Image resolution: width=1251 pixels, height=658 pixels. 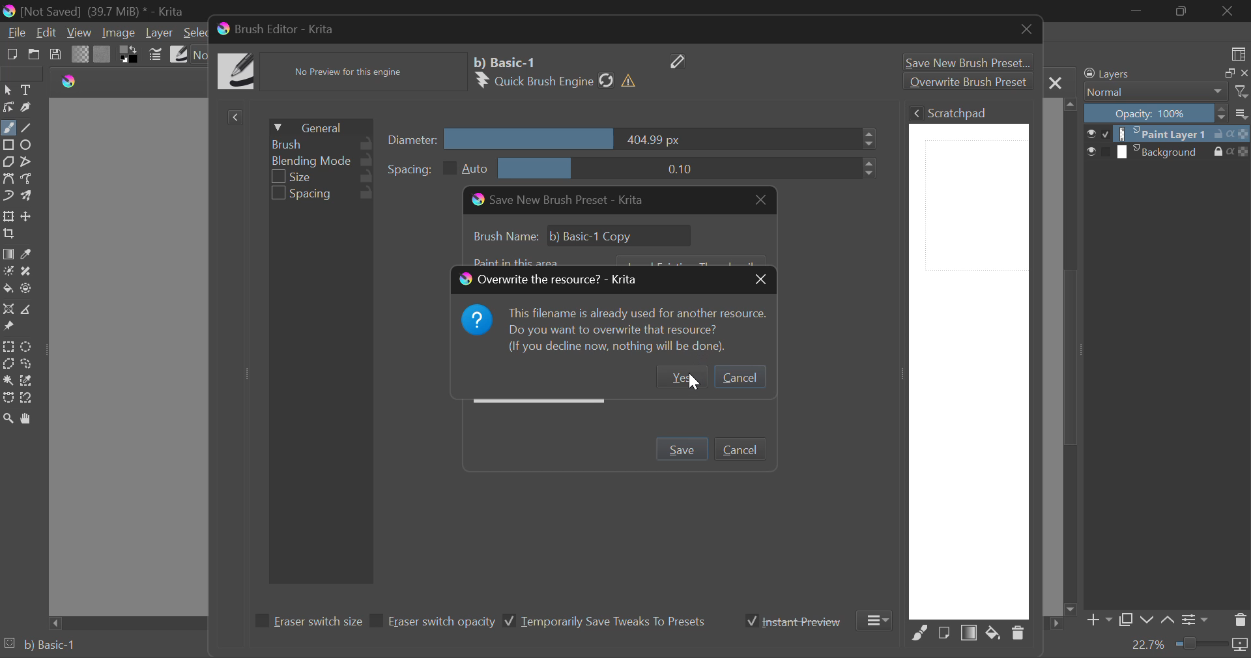 What do you see at coordinates (103, 54) in the screenshot?
I see `Pattern` at bounding box center [103, 54].